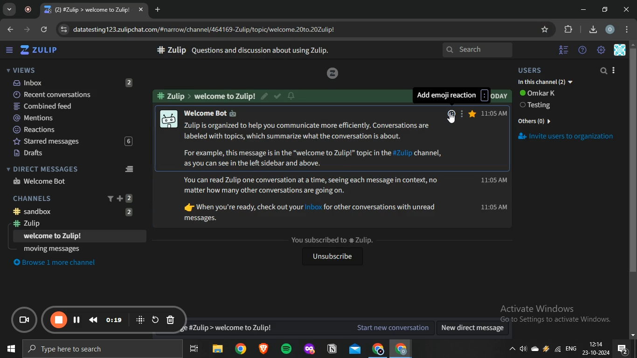 This screenshot has width=637, height=358. I want to click on timeline, so click(115, 320).